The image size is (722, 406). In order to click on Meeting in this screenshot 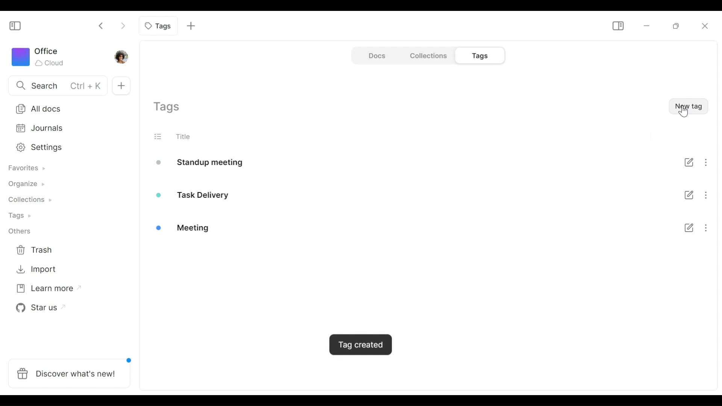, I will do `click(193, 228)`.